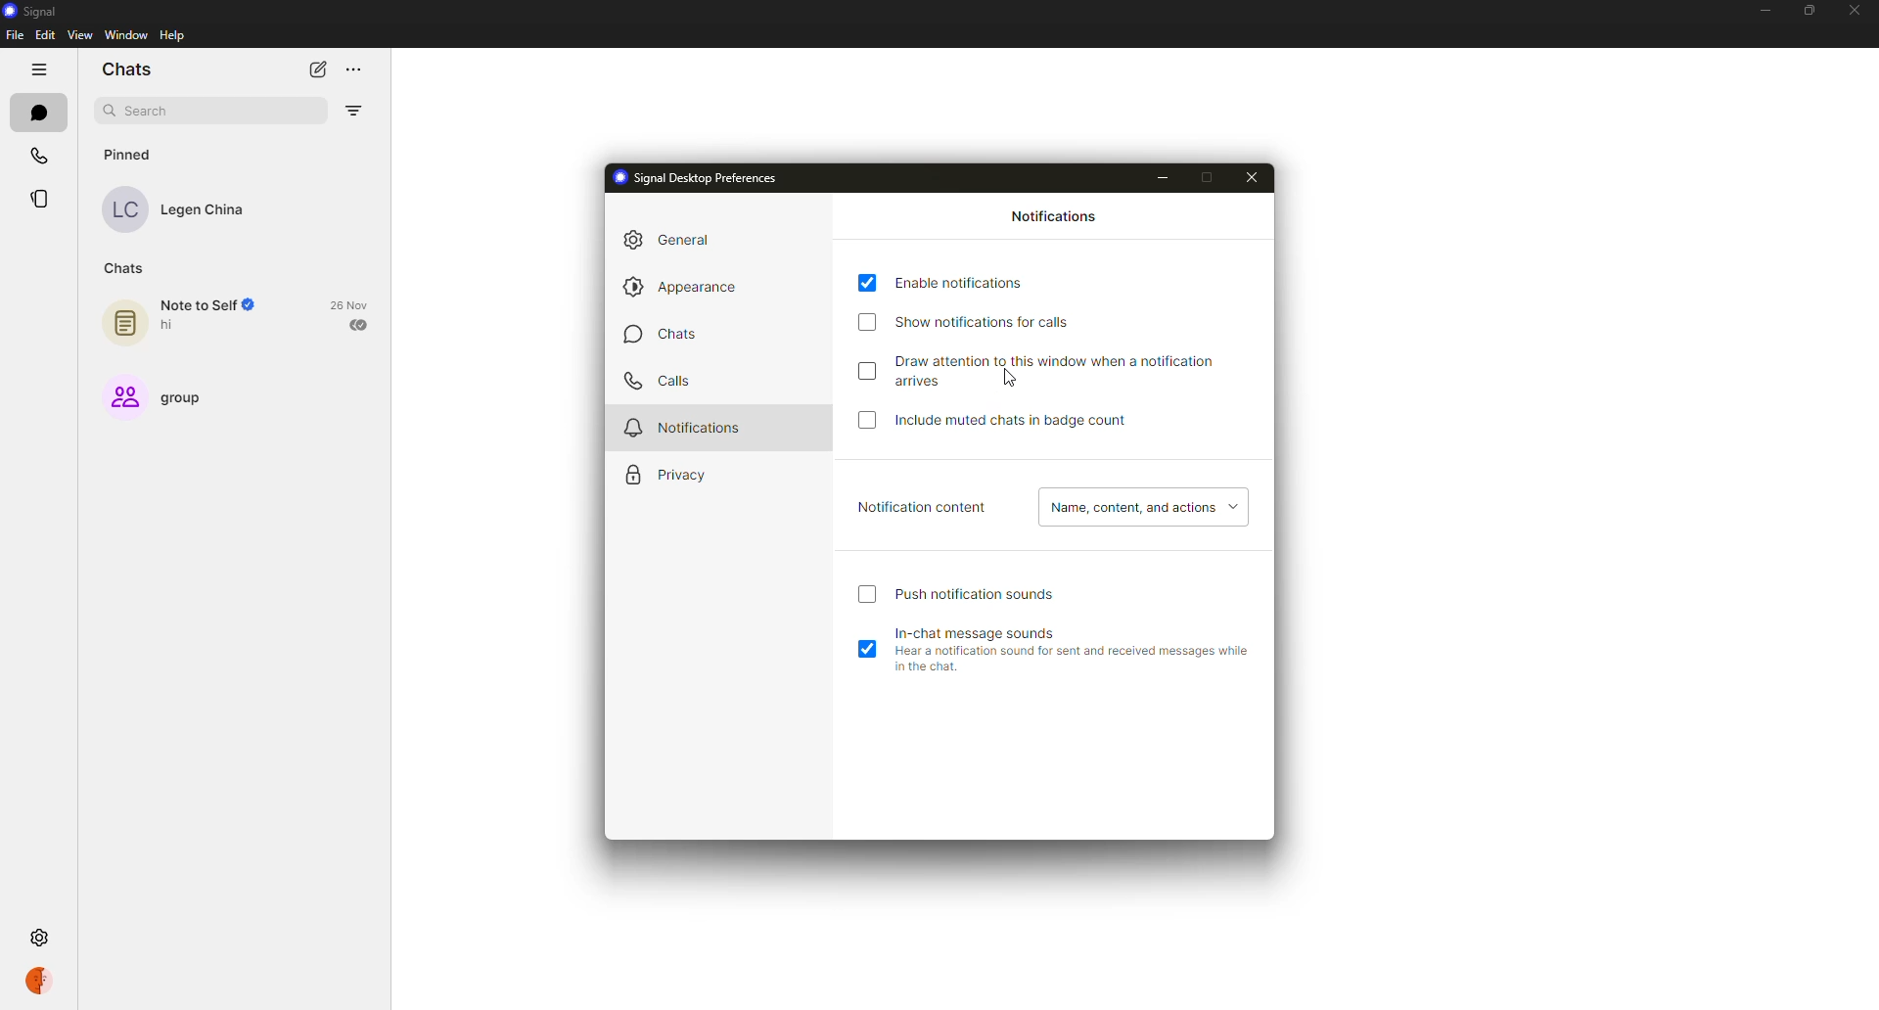 The image size is (1879, 1010). What do you see at coordinates (39, 113) in the screenshot?
I see `chats` at bounding box center [39, 113].